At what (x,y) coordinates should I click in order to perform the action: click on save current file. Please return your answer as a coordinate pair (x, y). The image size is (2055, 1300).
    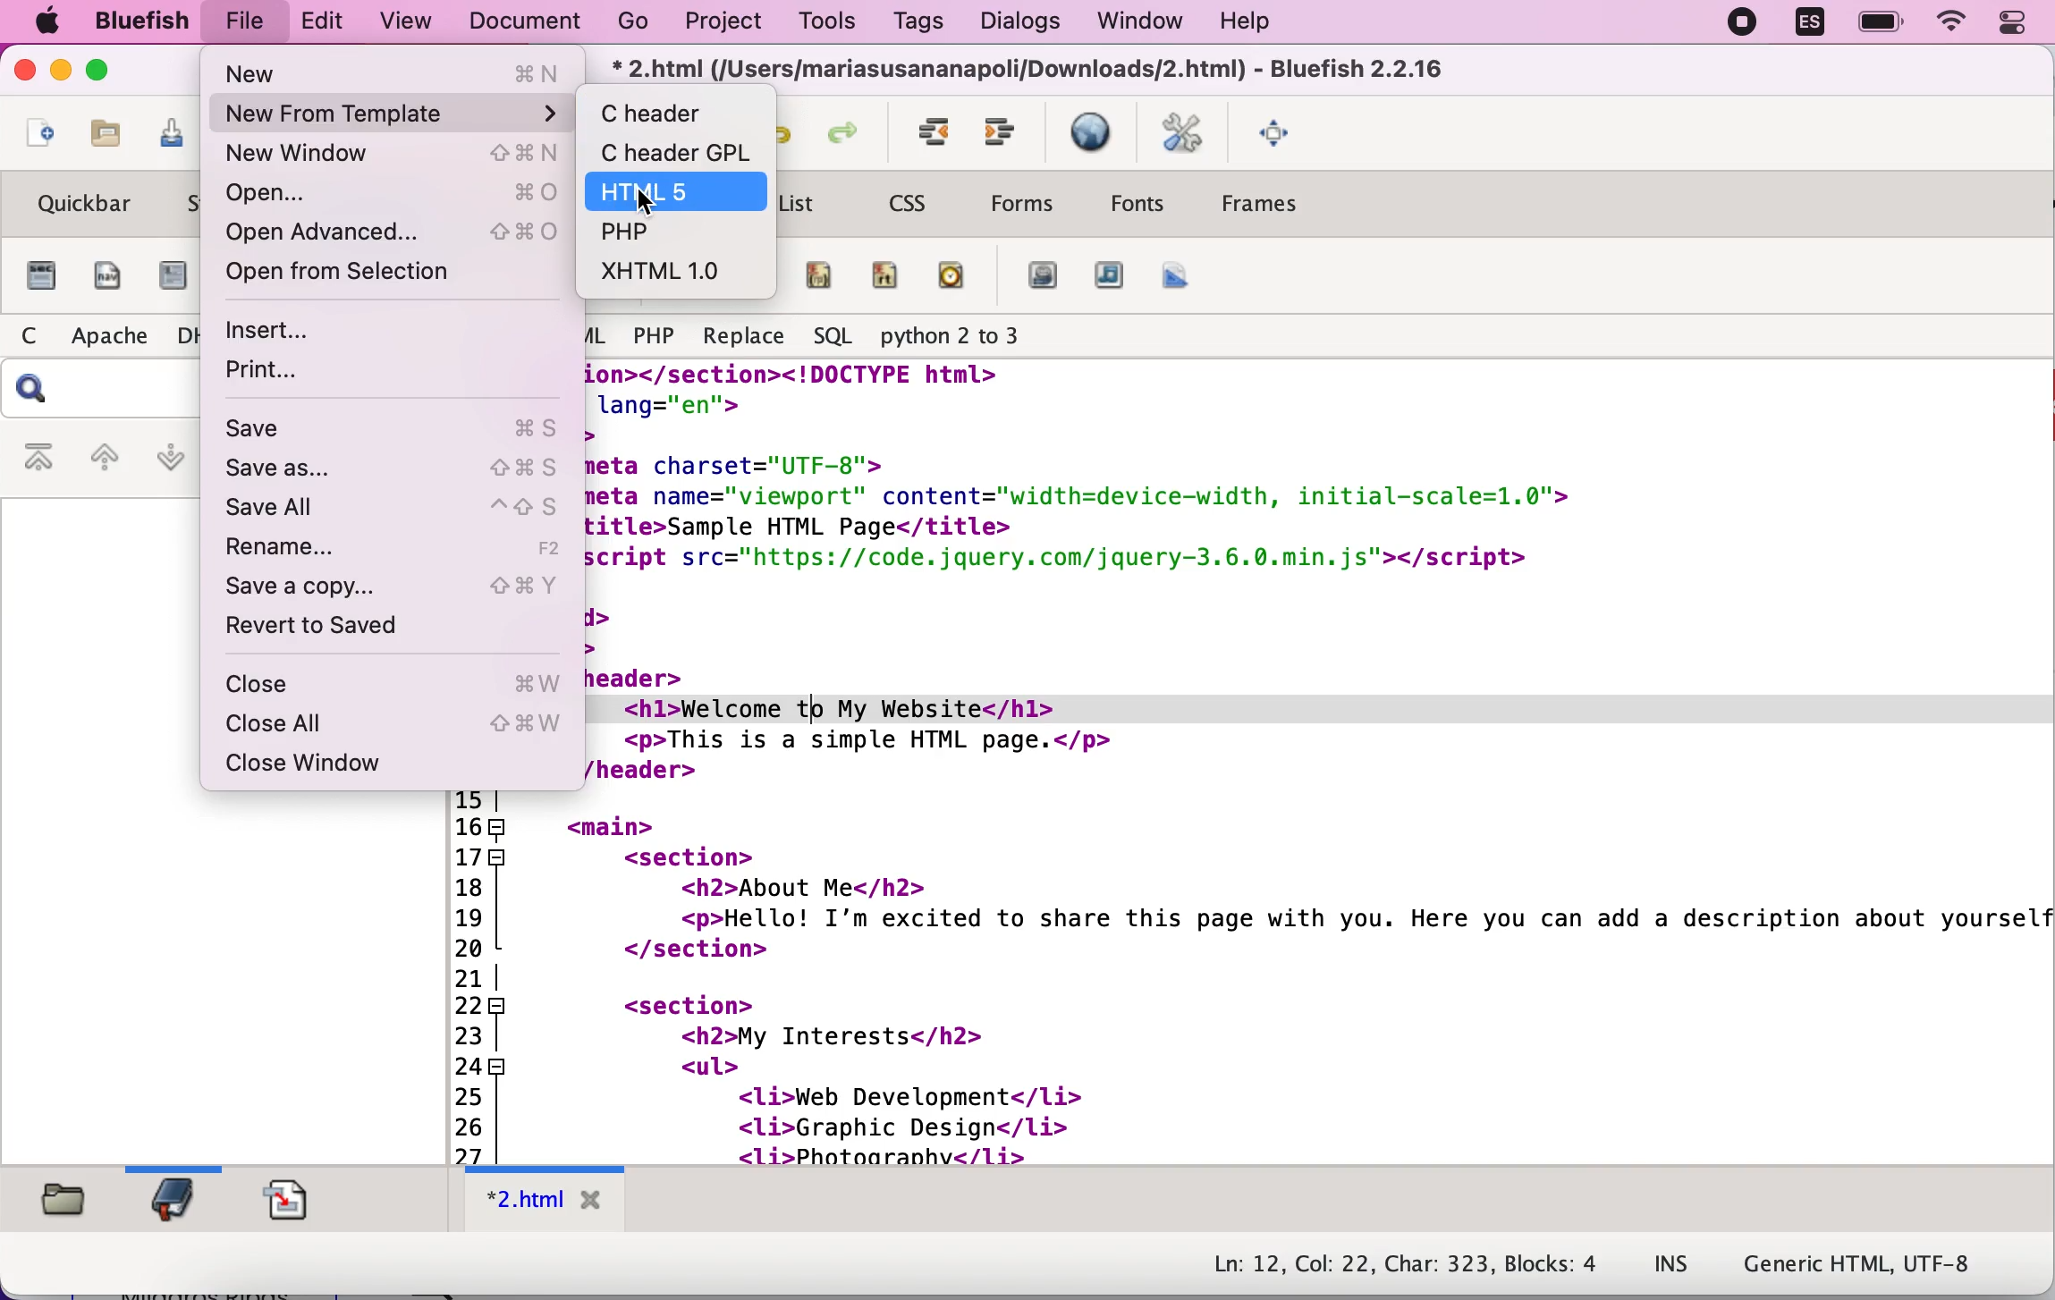
    Looking at the image, I should click on (162, 137).